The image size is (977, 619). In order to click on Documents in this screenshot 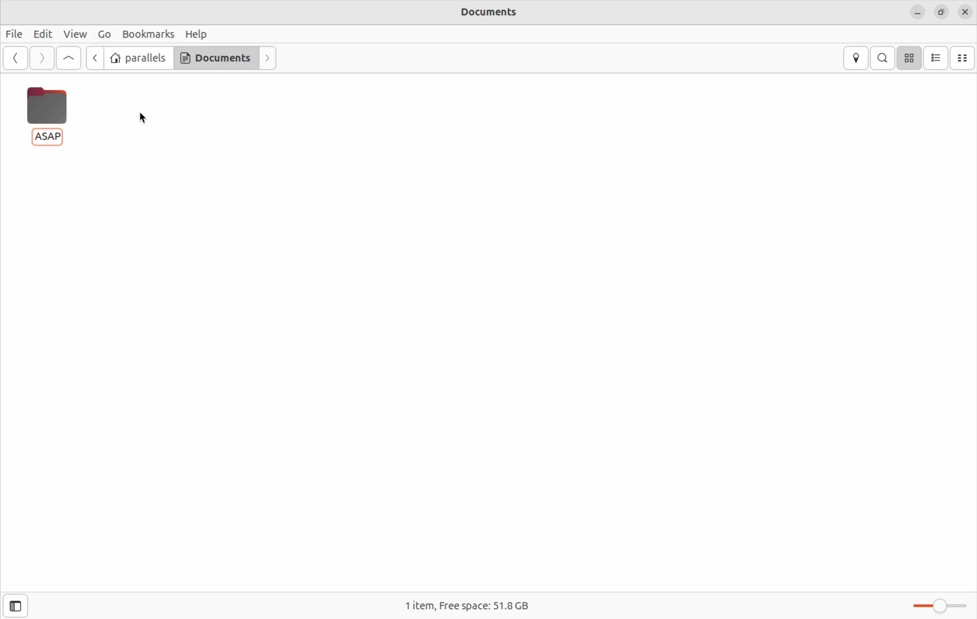, I will do `click(215, 59)`.